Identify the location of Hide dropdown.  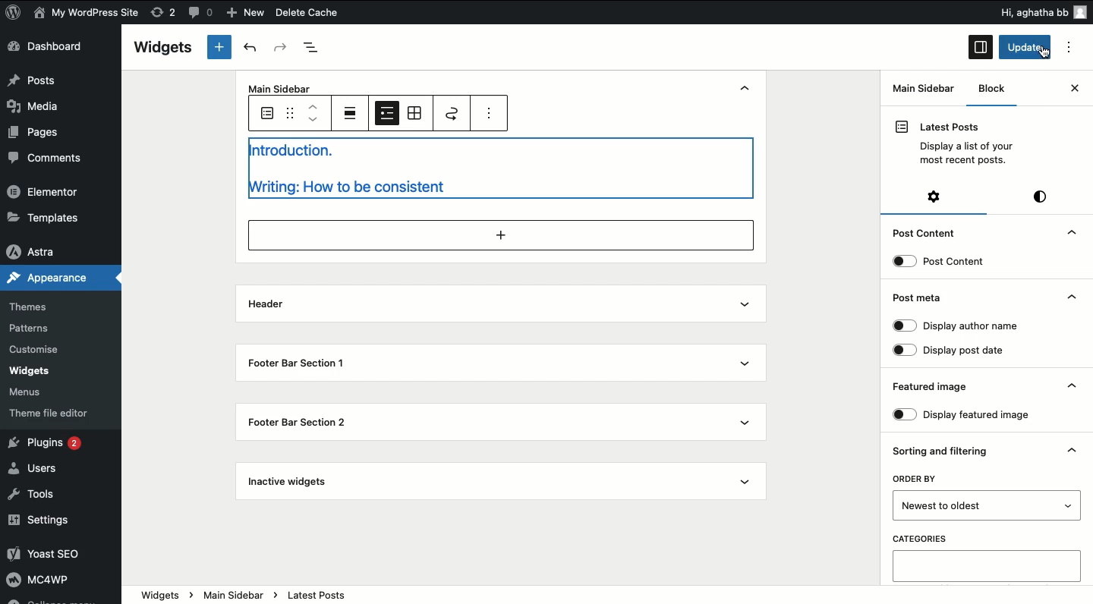
(1069, 341).